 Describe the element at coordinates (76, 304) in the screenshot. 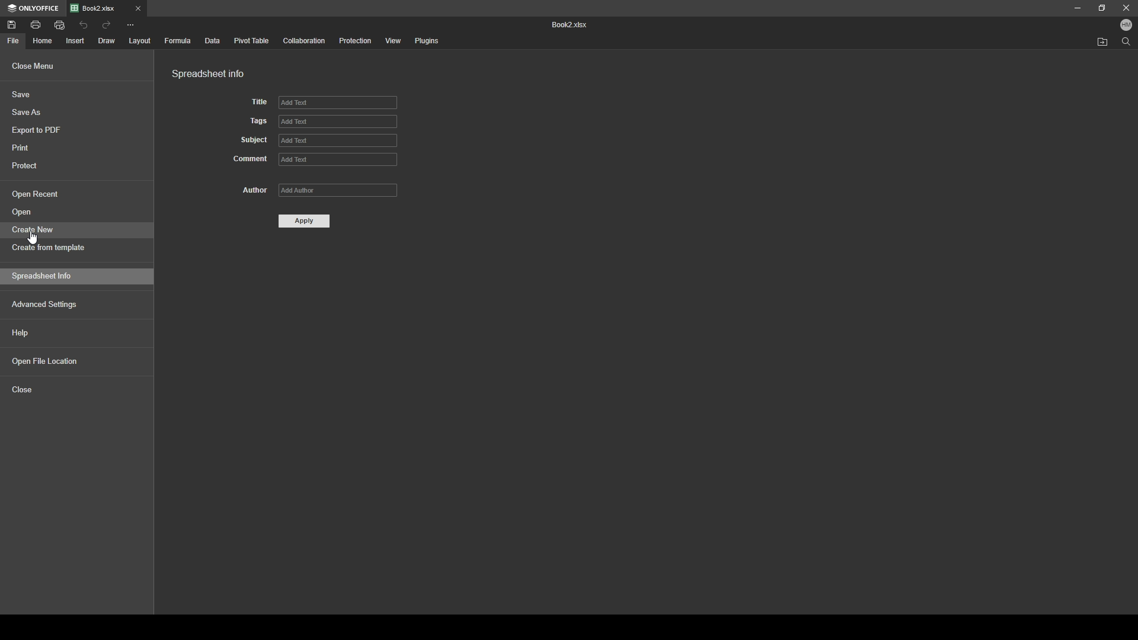

I see `advanced settings` at that location.